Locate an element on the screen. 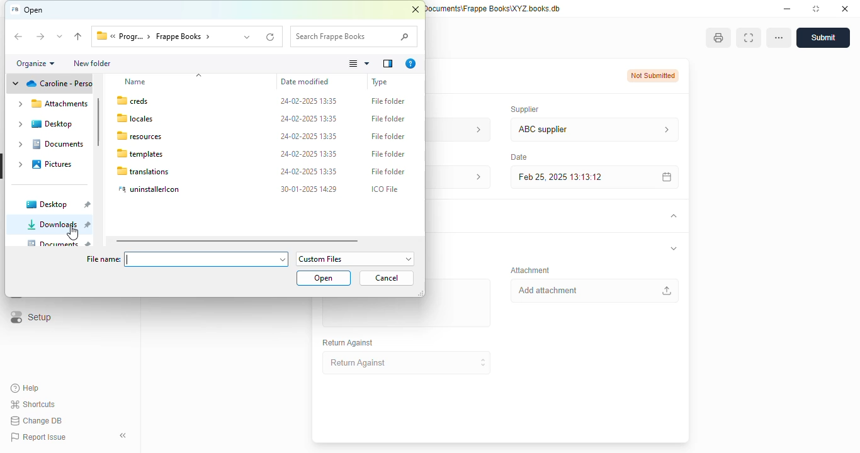  desktop is located at coordinates (57, 204).